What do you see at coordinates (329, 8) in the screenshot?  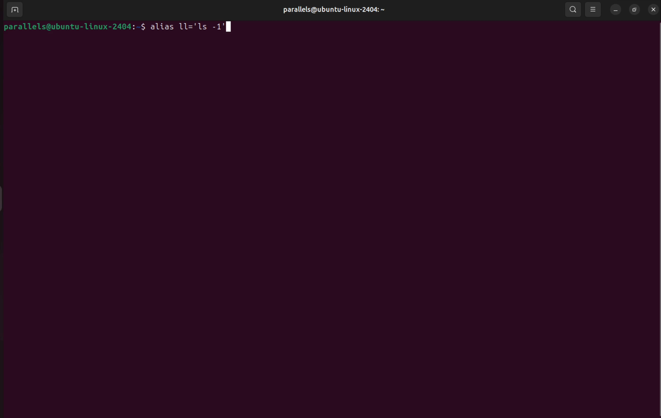 I see `parallels` at bounding box center [329, 8].